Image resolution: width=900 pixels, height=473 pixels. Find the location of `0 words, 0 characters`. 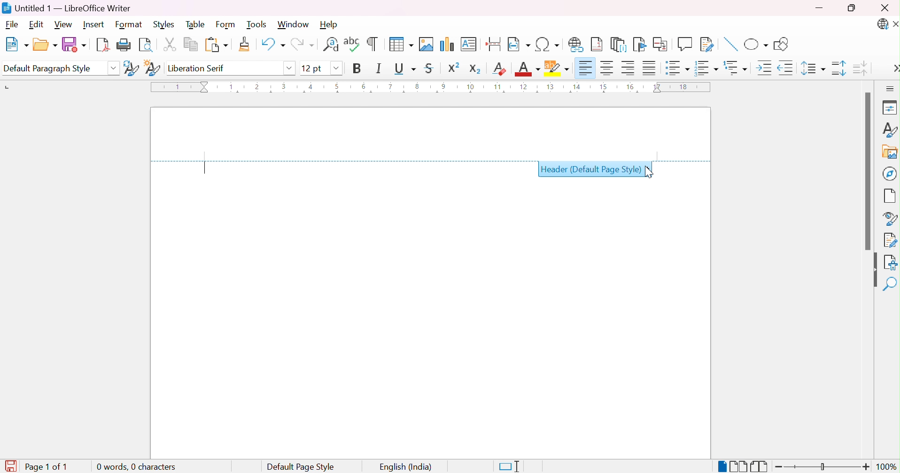

0 words, 0 characters is located at coordinates (136, 466).